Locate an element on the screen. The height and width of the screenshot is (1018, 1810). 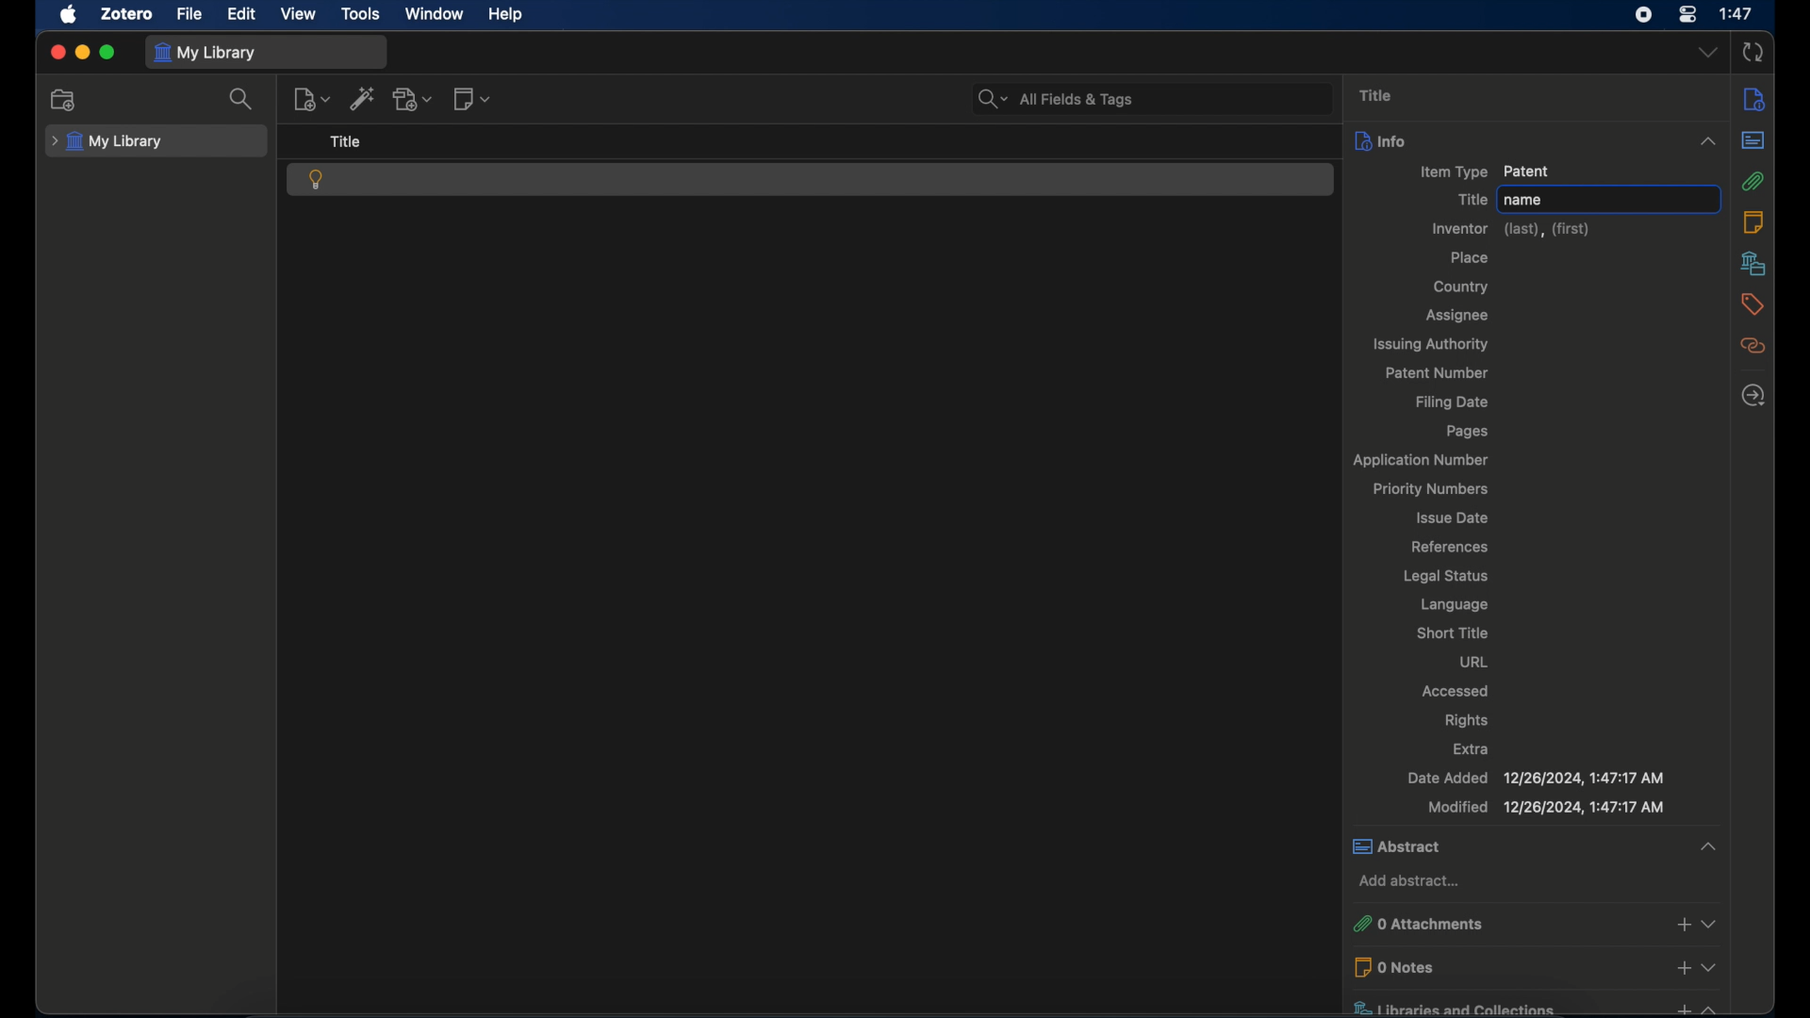
info is located at coordinates (1511, 140).